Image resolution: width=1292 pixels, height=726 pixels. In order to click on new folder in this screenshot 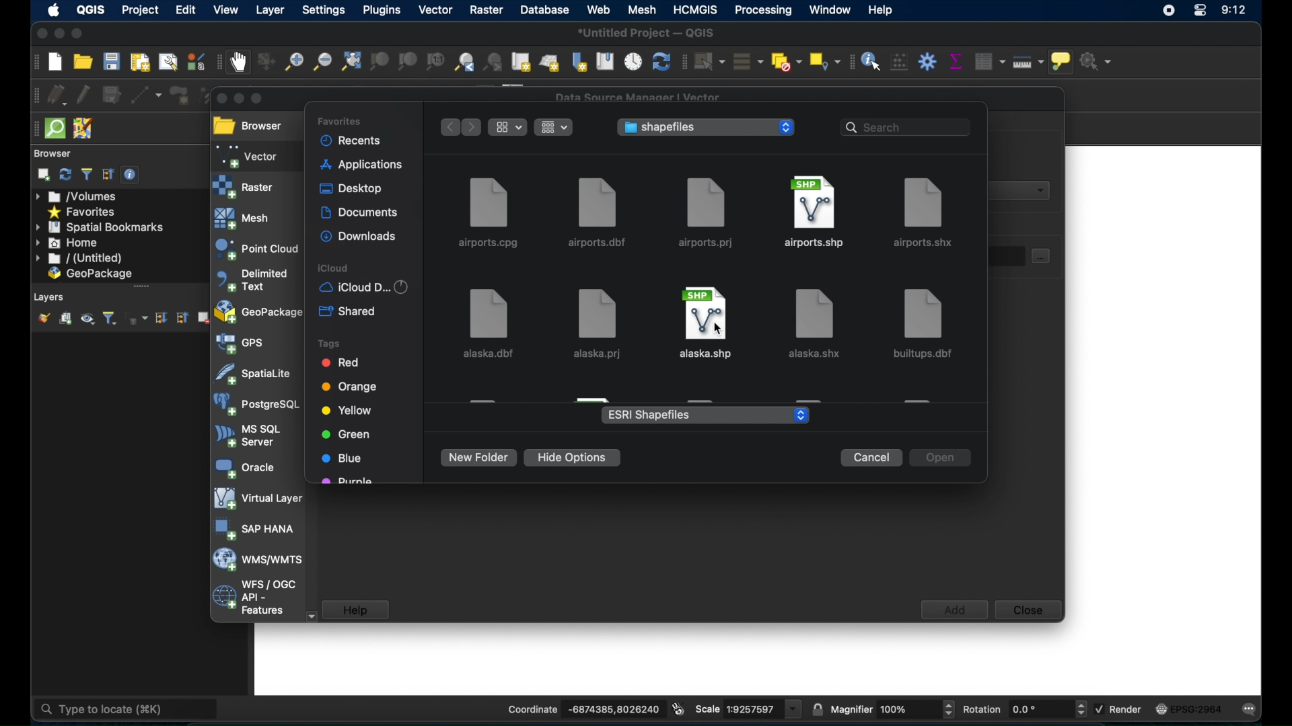, I will do `click(478, 458)`.